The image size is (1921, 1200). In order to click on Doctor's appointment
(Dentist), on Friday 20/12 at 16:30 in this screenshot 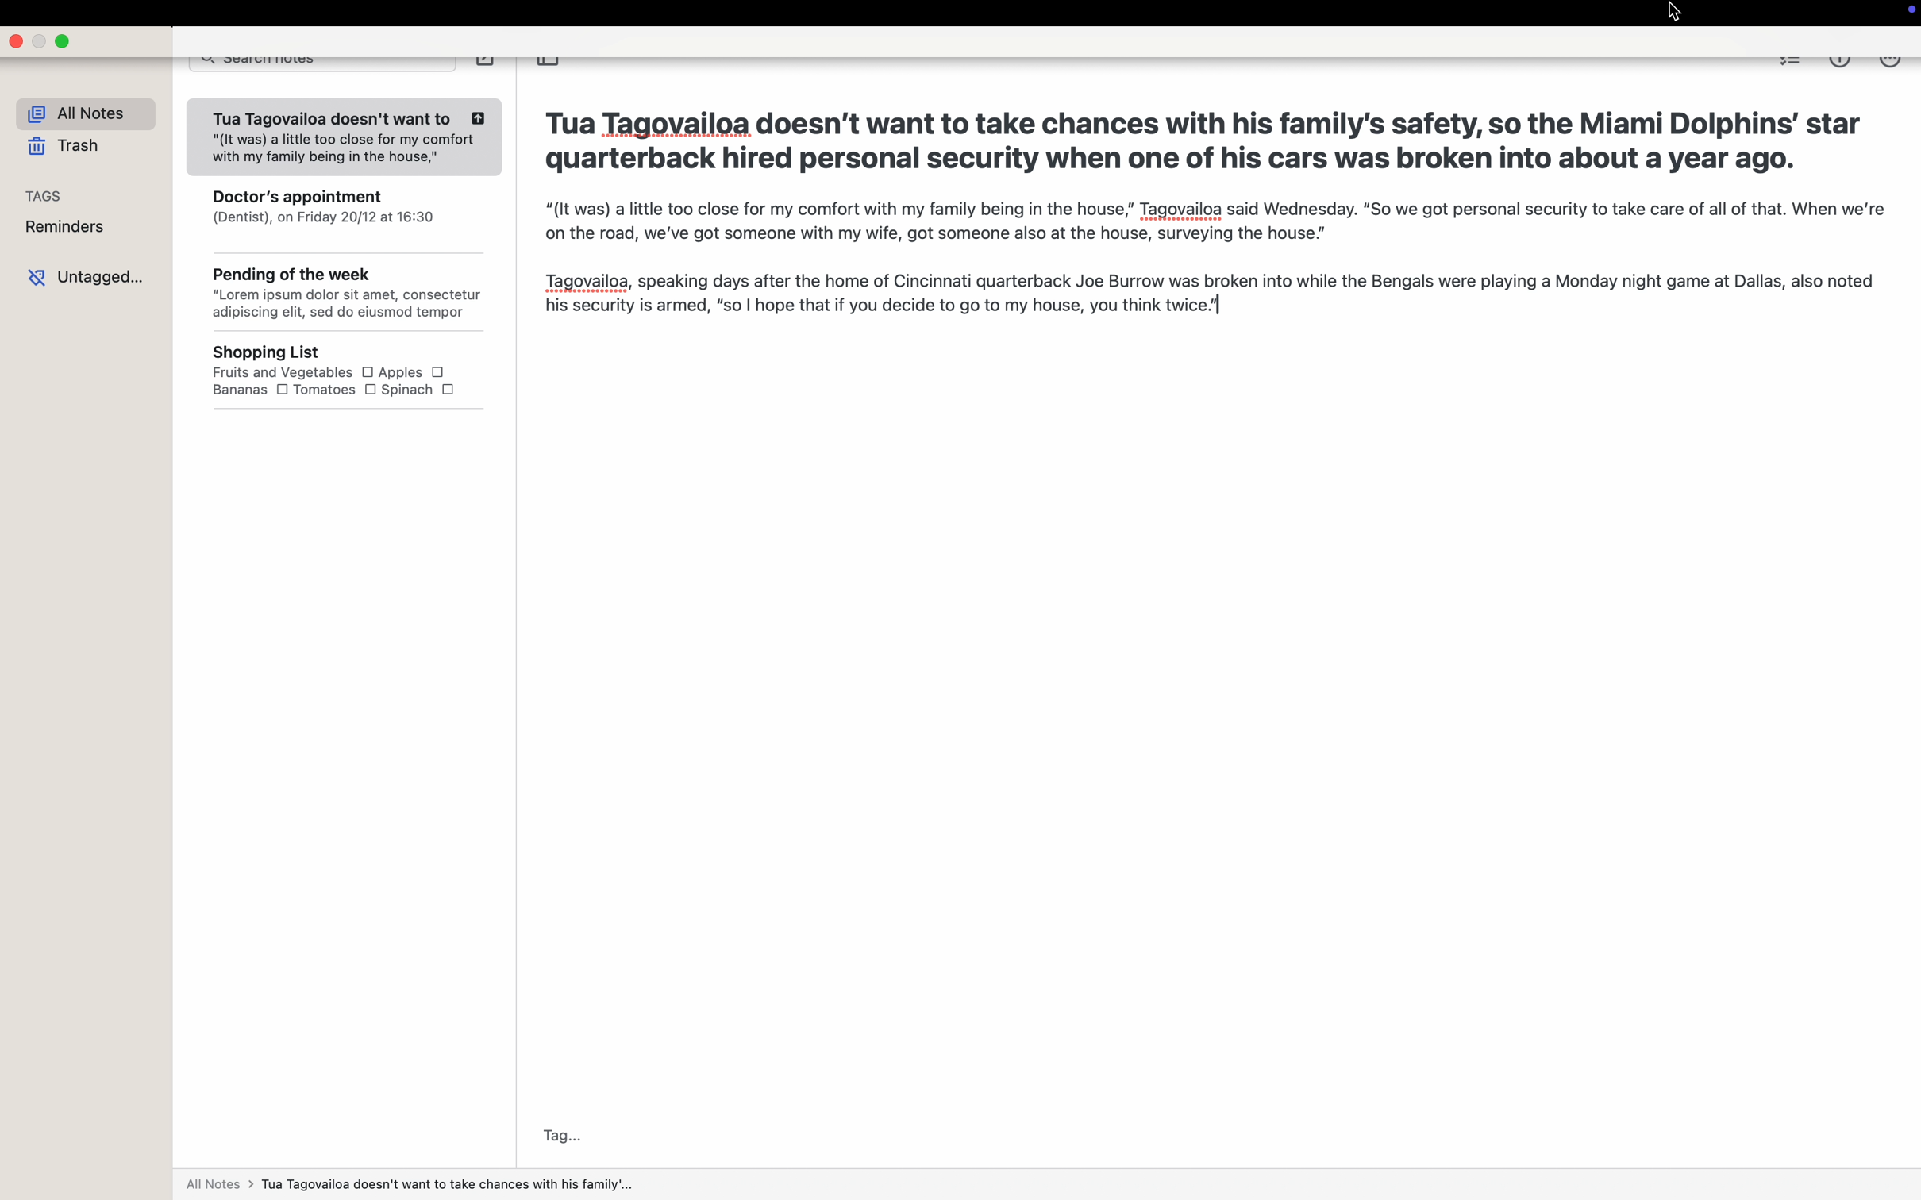, I will do `click(324, 208)`.